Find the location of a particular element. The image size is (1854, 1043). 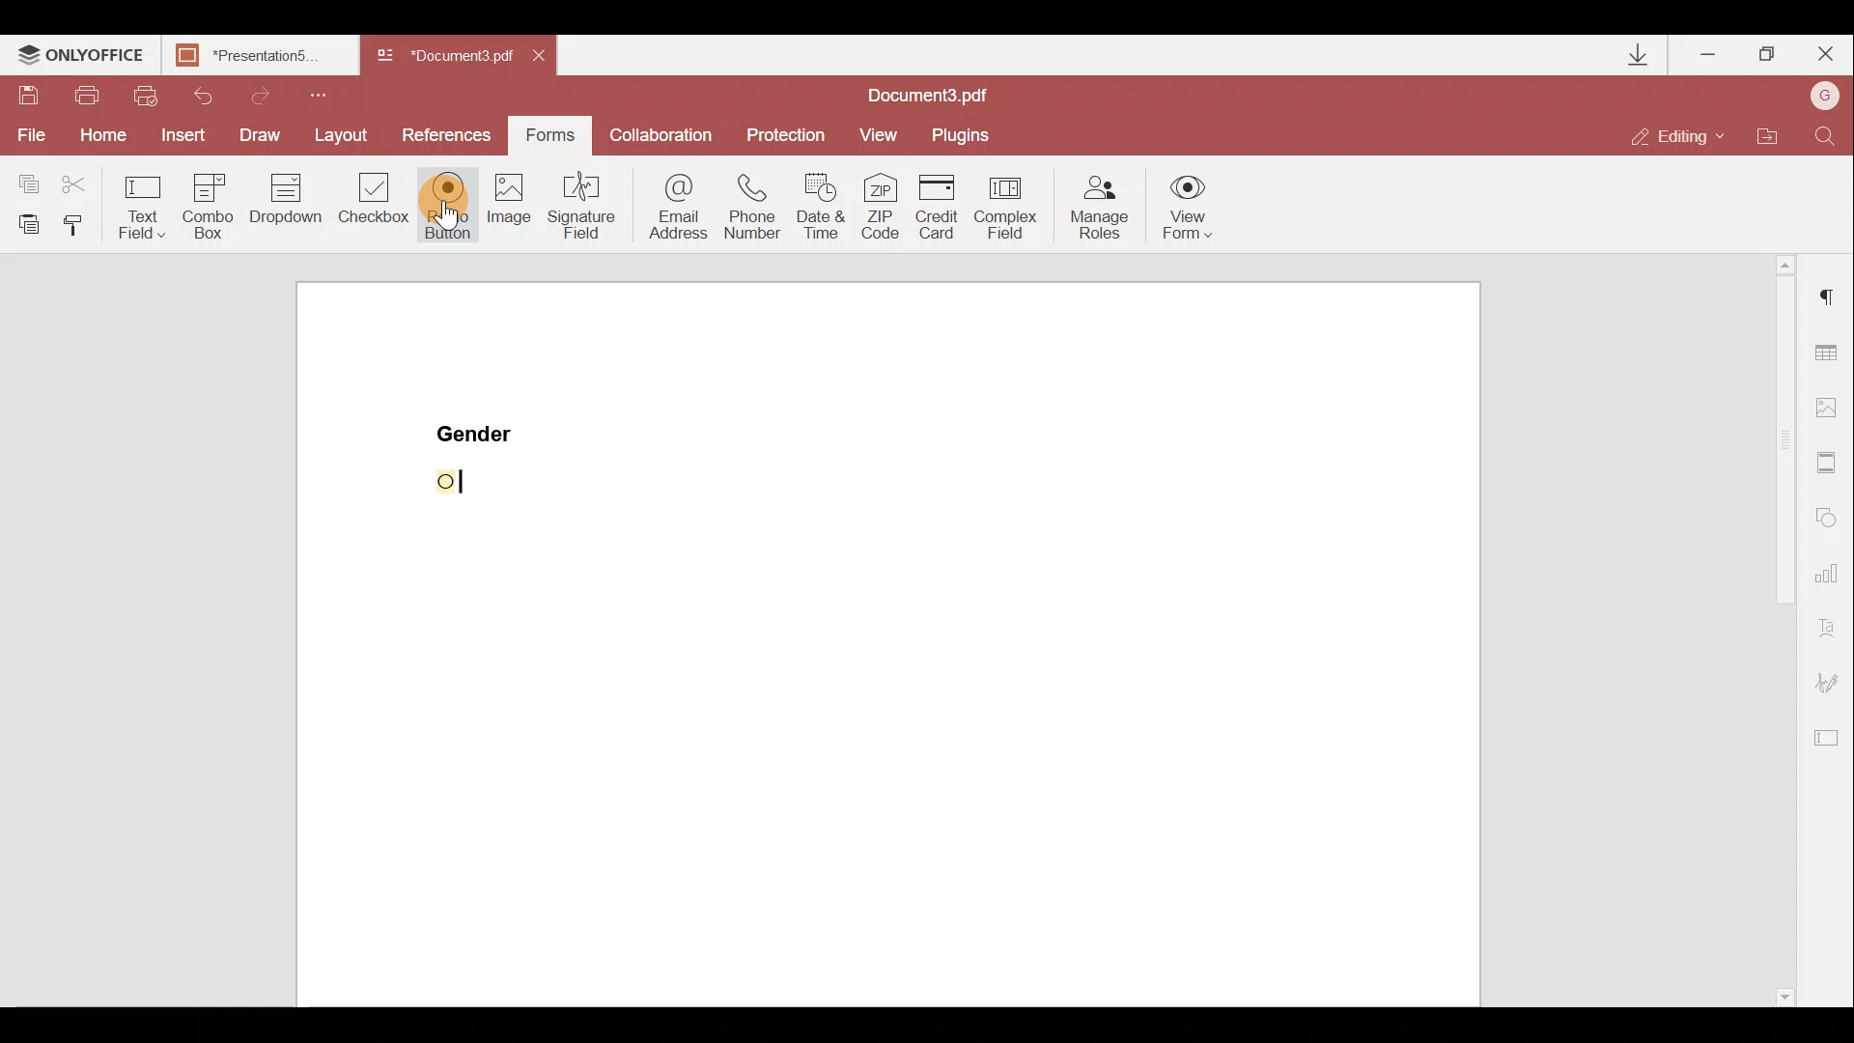

Dropdown is located at coordinates (285, 208).